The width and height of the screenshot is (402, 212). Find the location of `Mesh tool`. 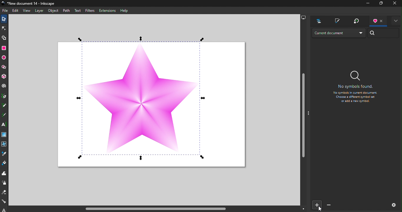

Mesh tool is located at coordinates (4, 144).